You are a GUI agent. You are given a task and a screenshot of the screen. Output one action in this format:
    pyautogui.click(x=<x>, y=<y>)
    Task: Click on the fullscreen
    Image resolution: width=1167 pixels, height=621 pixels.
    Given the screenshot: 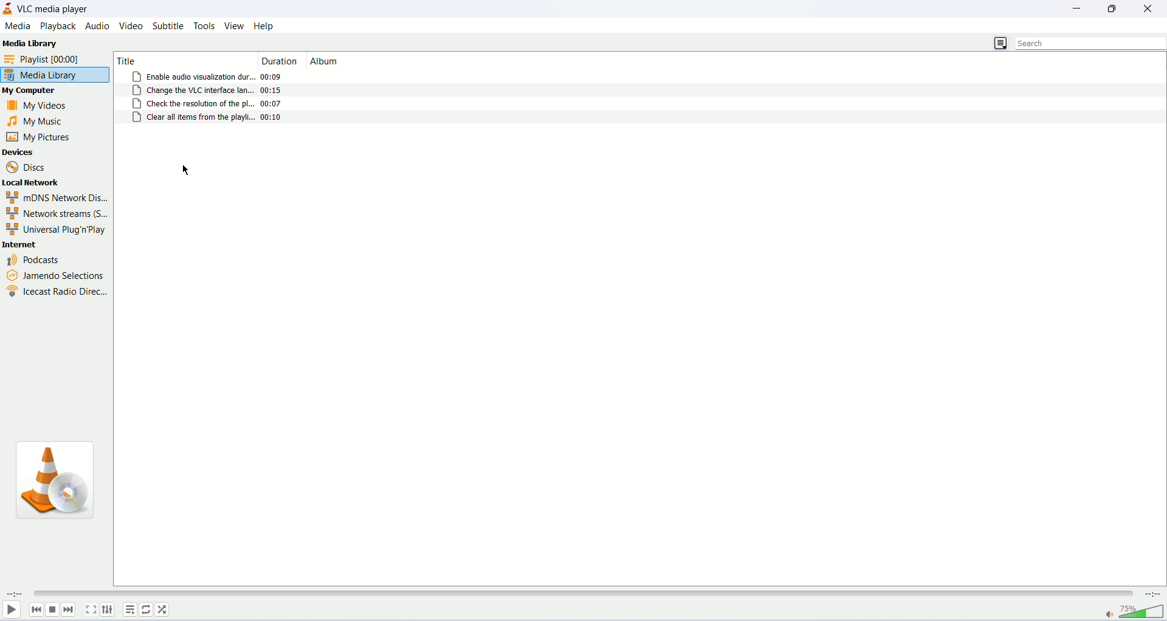 What is the action you would take?
    pyautogui.click(x=89, y=610)
    